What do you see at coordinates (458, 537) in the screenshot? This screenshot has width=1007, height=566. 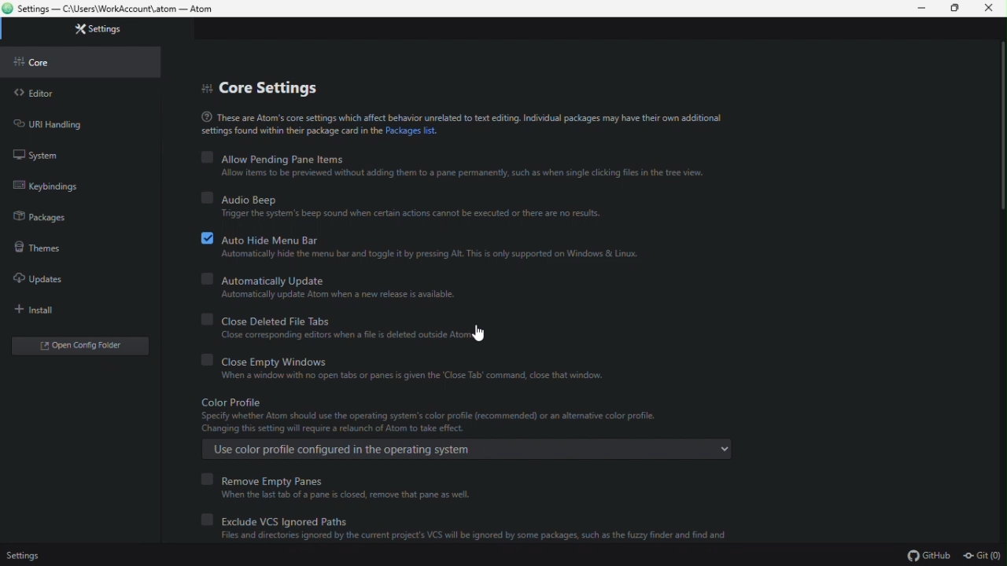 I see `Files and directories ignored by the current project's VCS wil be ignored by some packages, such as the fuzzy finder and find and` at bounding box center [458, 537].